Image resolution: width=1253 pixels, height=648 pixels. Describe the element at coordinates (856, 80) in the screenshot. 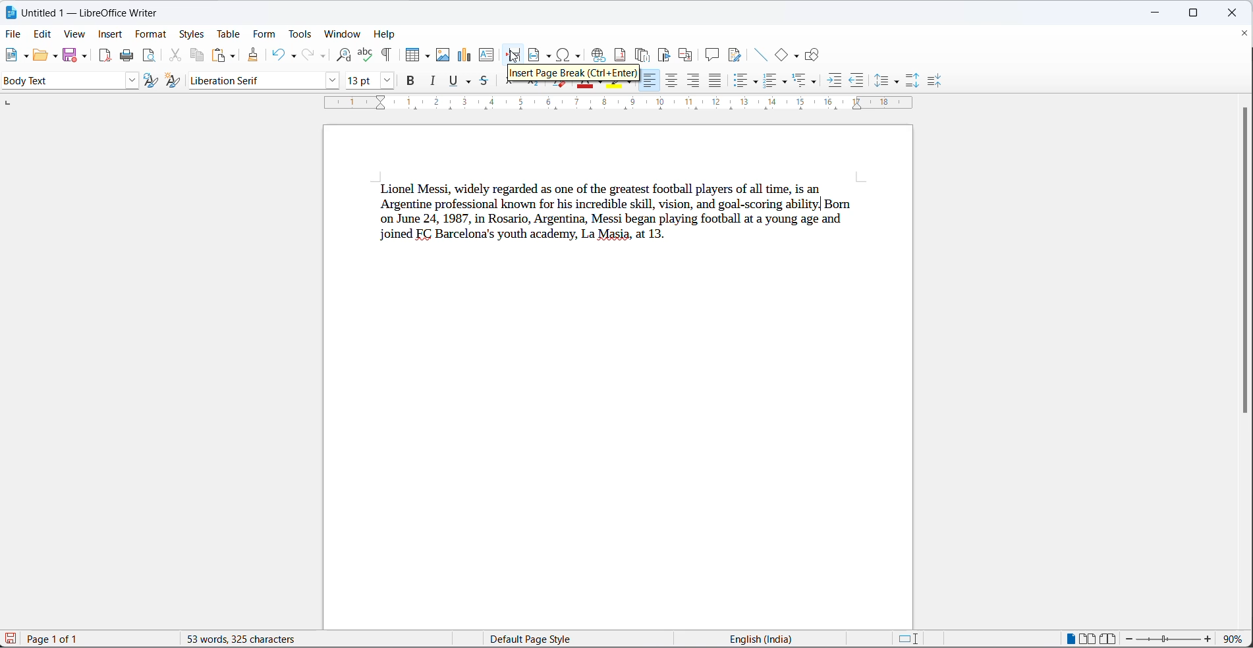

I see `decrease indent` at that location.